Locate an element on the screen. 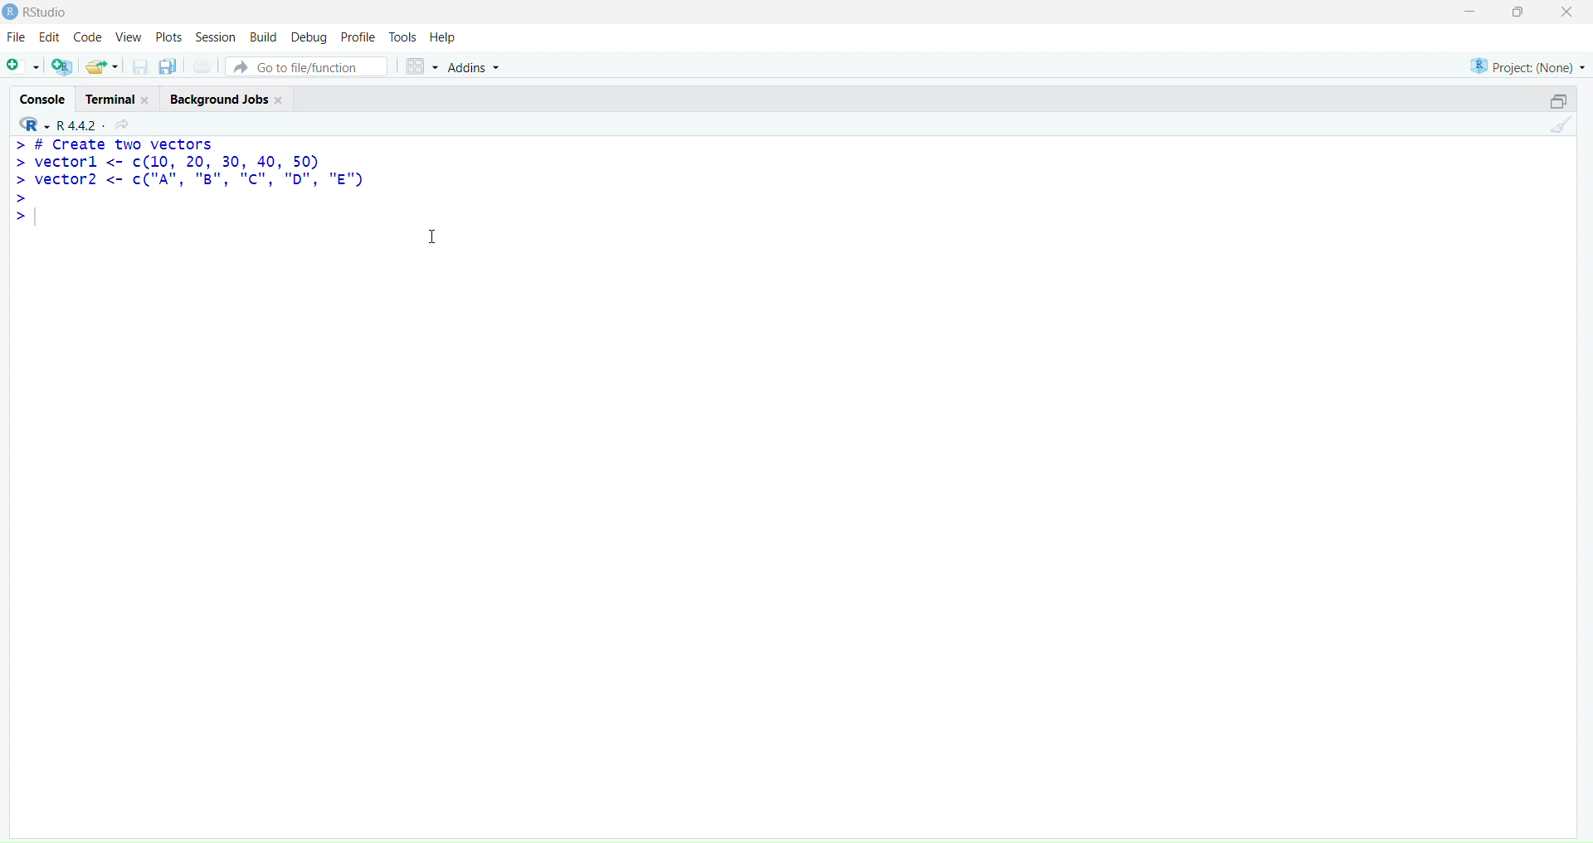 This screenshot has height=843, width=1593. Plots is located at coordinates (168, 37).